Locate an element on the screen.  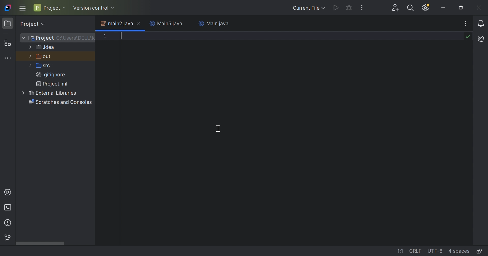
More is located at coordinates (22, 37).